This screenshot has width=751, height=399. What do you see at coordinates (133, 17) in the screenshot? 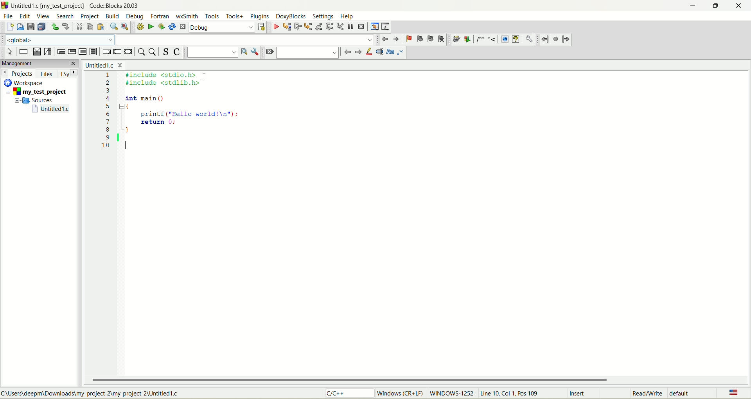
I see `debug` at bounding box center [133, 17].